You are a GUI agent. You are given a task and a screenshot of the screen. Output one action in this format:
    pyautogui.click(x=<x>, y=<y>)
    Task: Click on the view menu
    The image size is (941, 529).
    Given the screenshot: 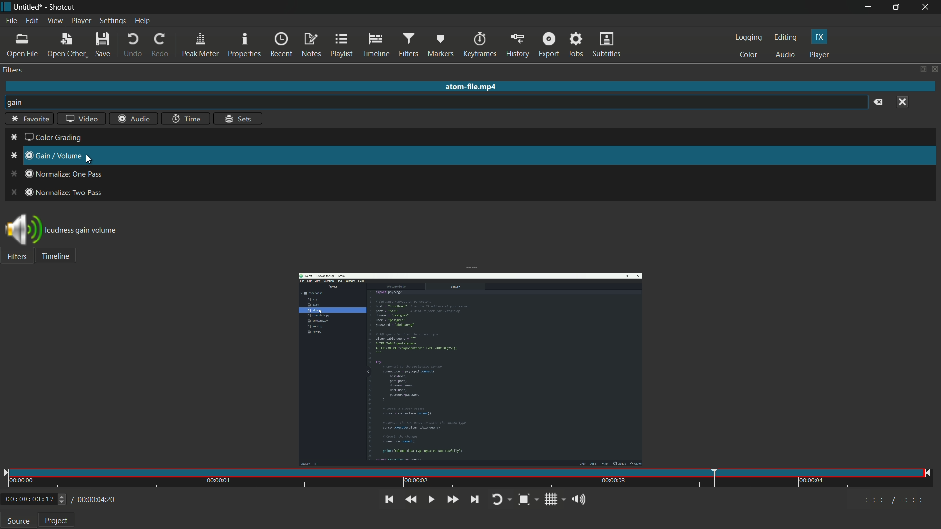 What is the action you would take?
    pyautogui.click(x=54, y=21)
    